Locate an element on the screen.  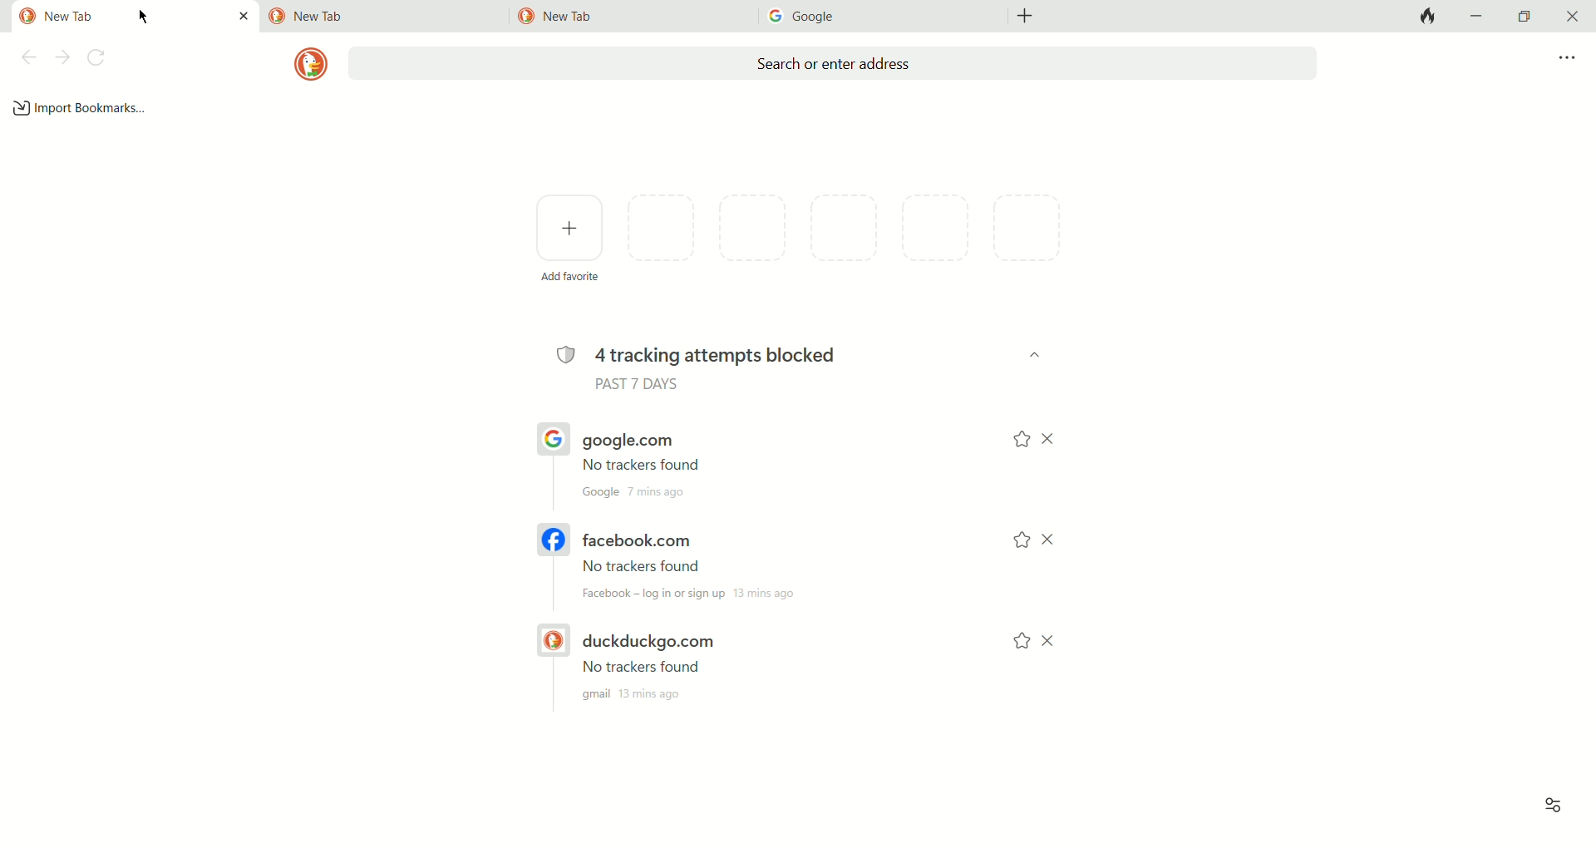
minimize is located at coordinates (1477, 16).